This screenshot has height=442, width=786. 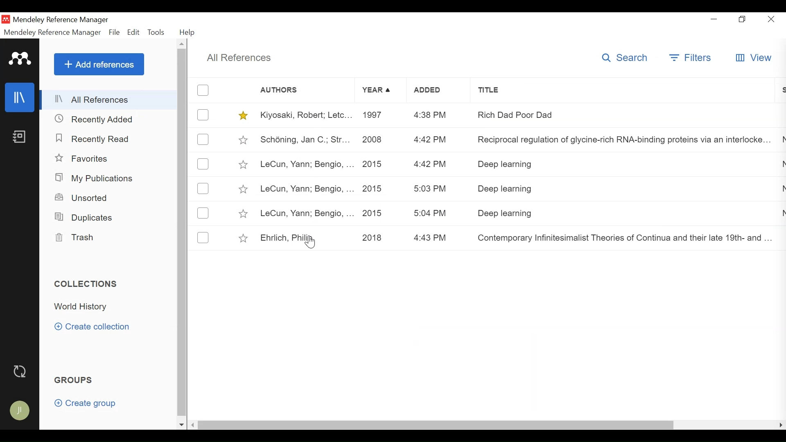 What do you see at coordinates (618, 165) in the screenshot?
I see `Deep learning` at bounding box center [618, 165].